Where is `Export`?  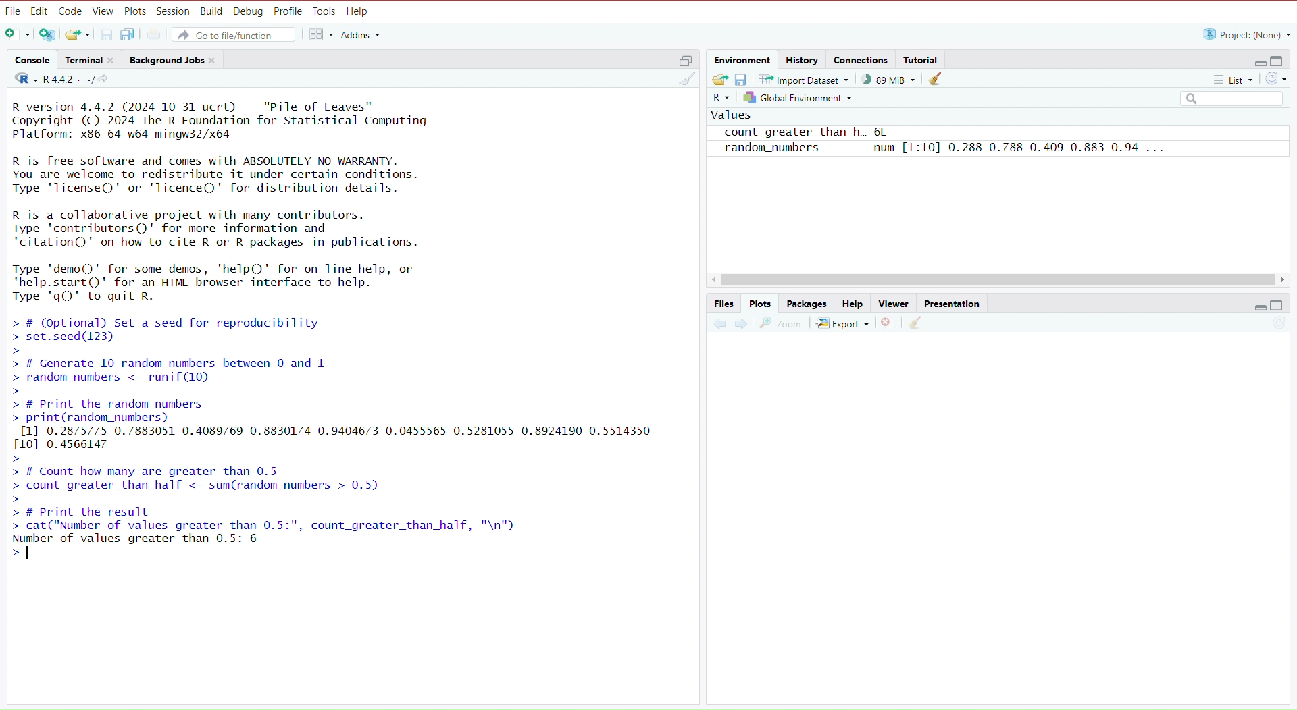
Export is located at coordinates (842, 323).